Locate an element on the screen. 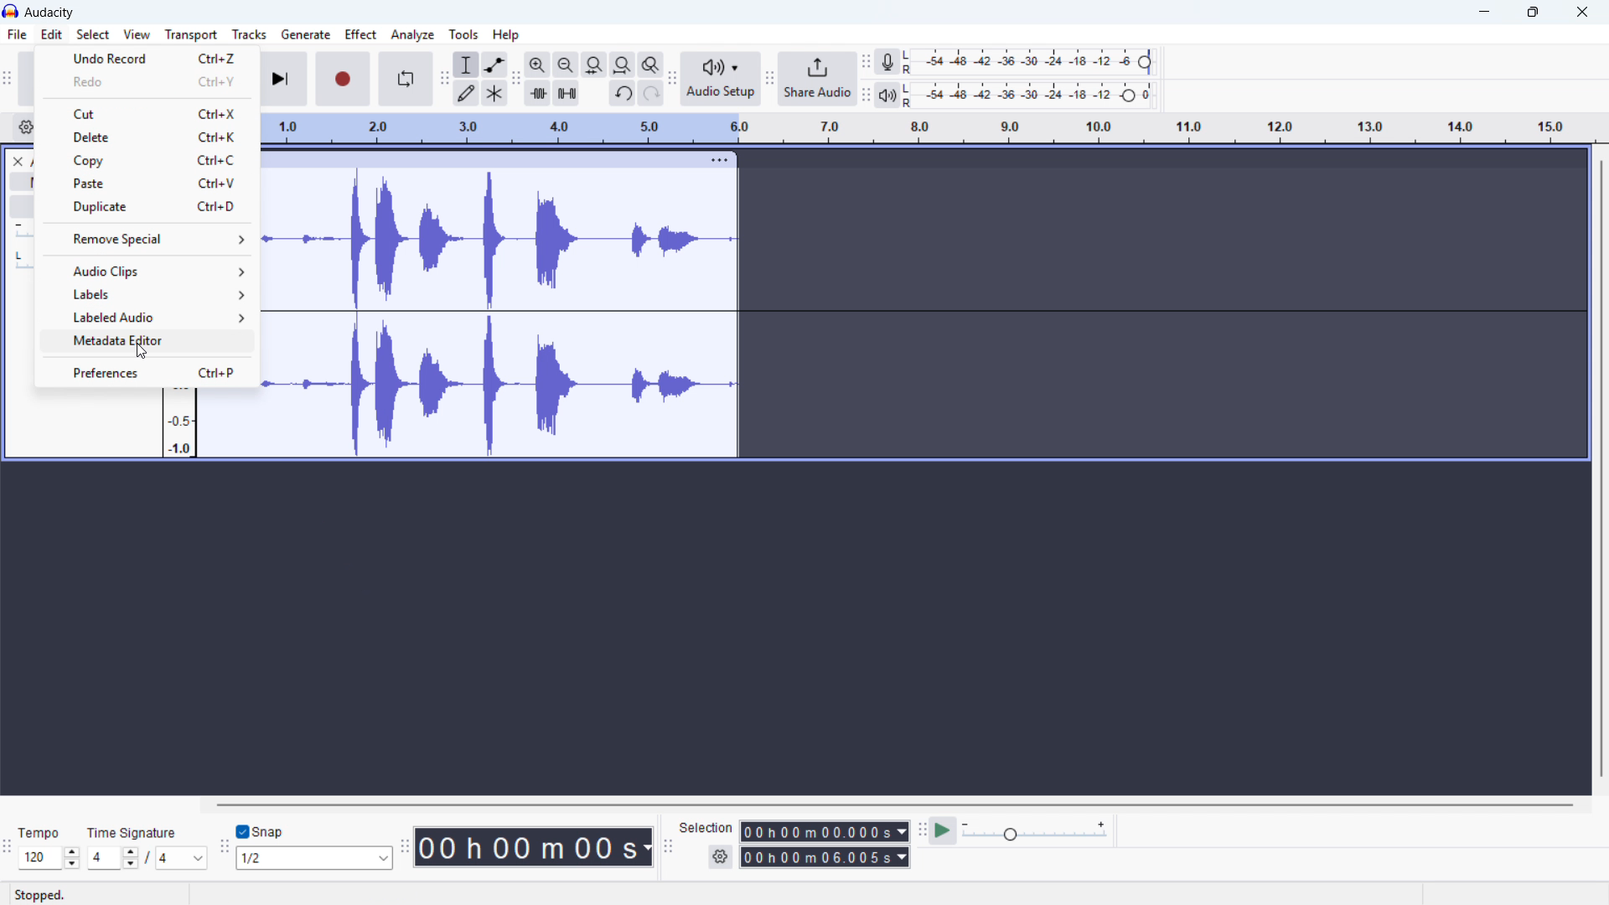  play at speed toolbar is located at coordinates (920, 832).